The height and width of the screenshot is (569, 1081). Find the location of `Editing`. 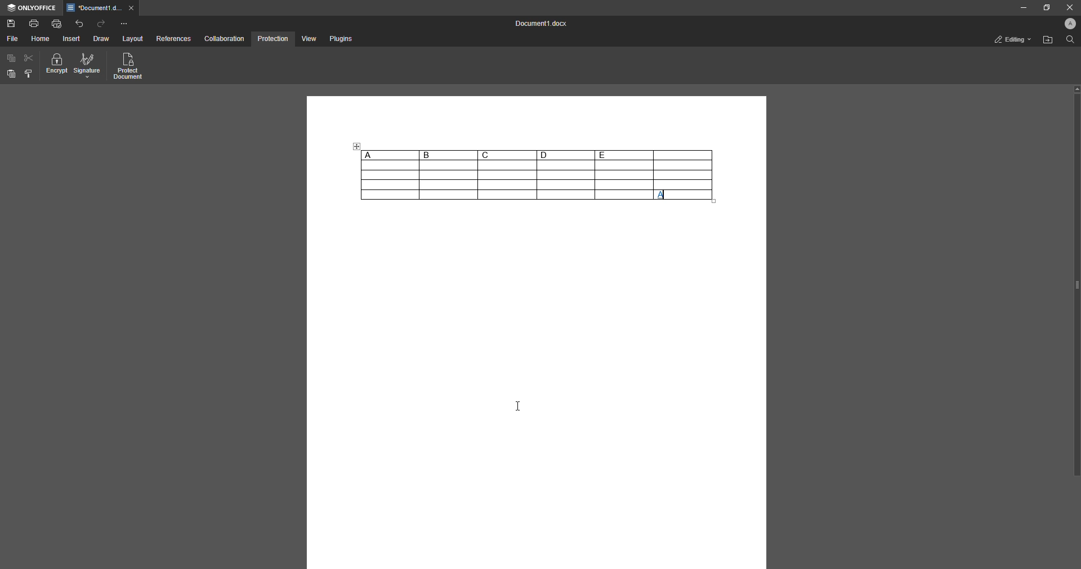

Editing is located at coordinates (1009, 39).